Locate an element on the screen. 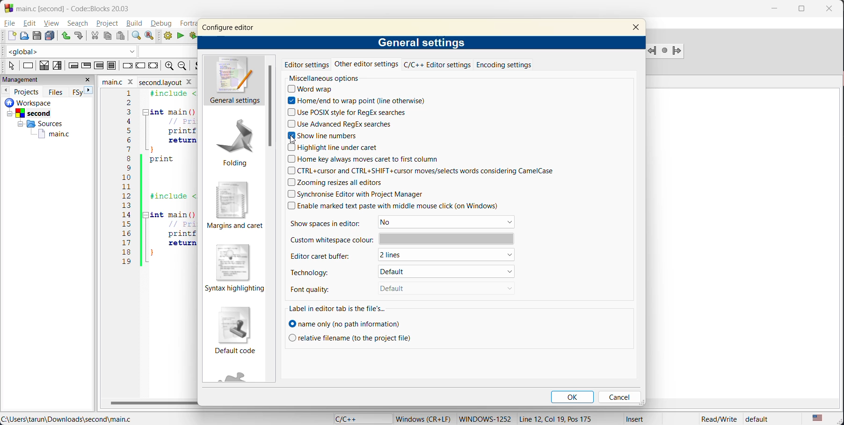  ok is located at coordinates (573, 397).